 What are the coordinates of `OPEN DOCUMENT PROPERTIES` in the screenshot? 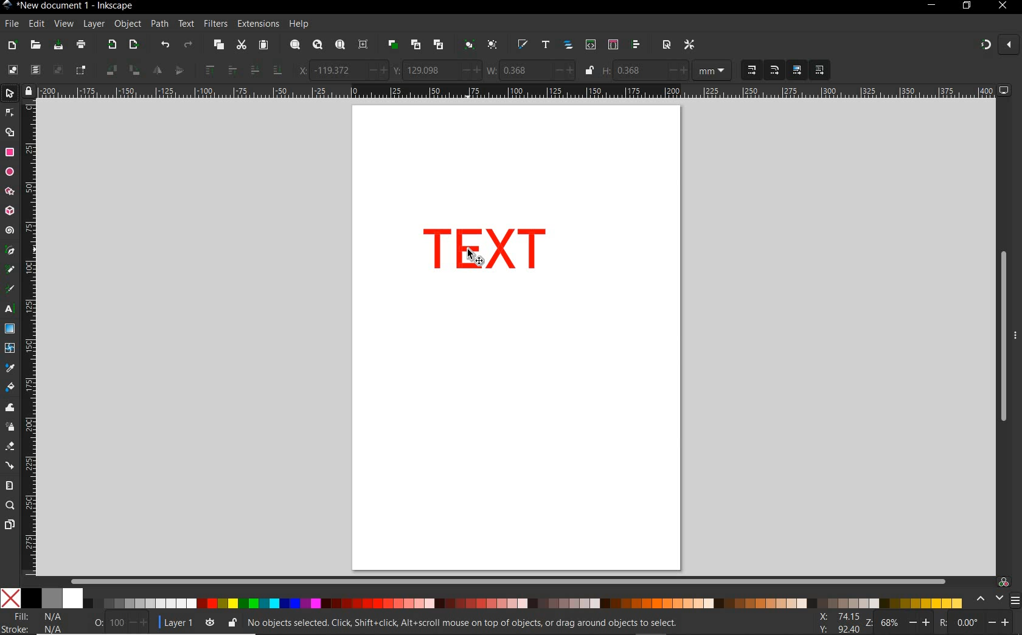 It's located at (666, 44).